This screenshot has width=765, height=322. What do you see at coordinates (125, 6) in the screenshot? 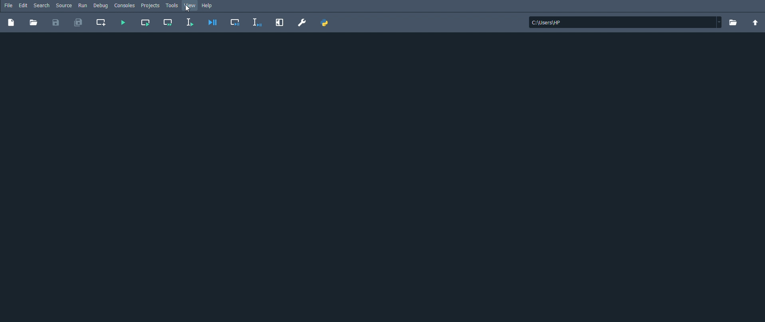
I see `Consoles` at bounding box center [125, 6].